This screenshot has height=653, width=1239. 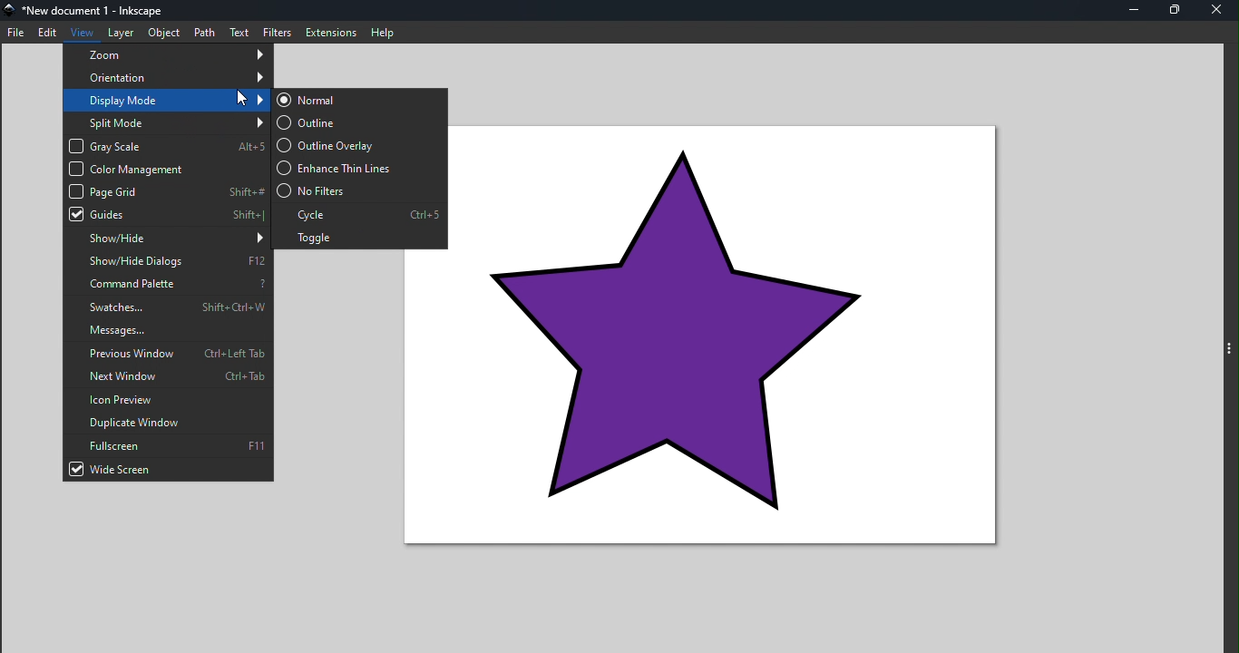 What do you see at coordinates (242, 99) in the screenshot?
I see `mouse pointer` at bounding box center [242, 99].